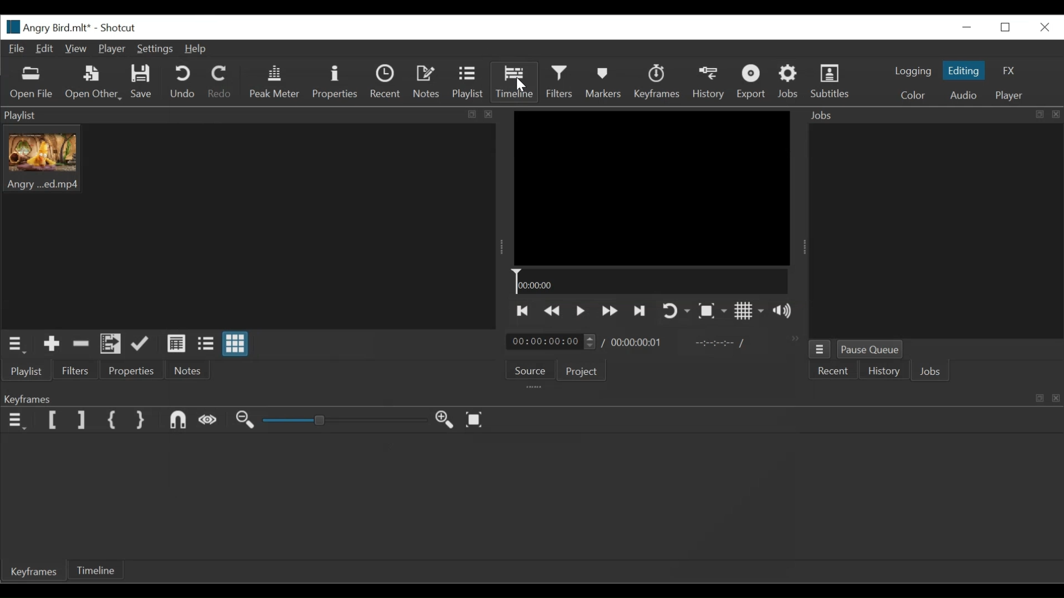 This screenshot has height=598, width=1064. I want to click on Add the Source to the playlist, so click(52, 343).